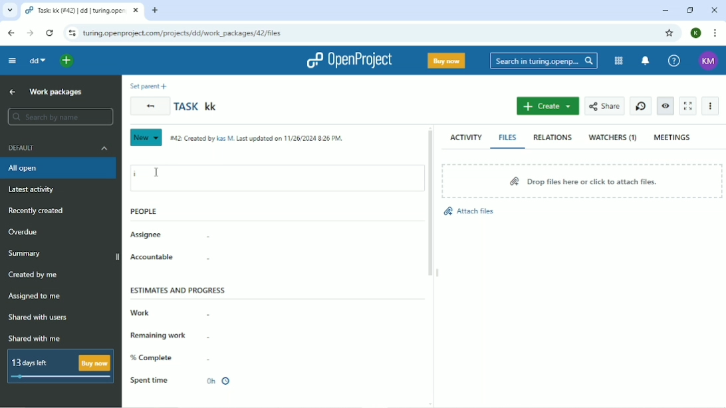 The height and width of the screenshot is (408, 726). What do you see at coordinates (580, 180) in the screenshot?
I see `Drop files here or click to attach files` at bounding box center [580, 180].